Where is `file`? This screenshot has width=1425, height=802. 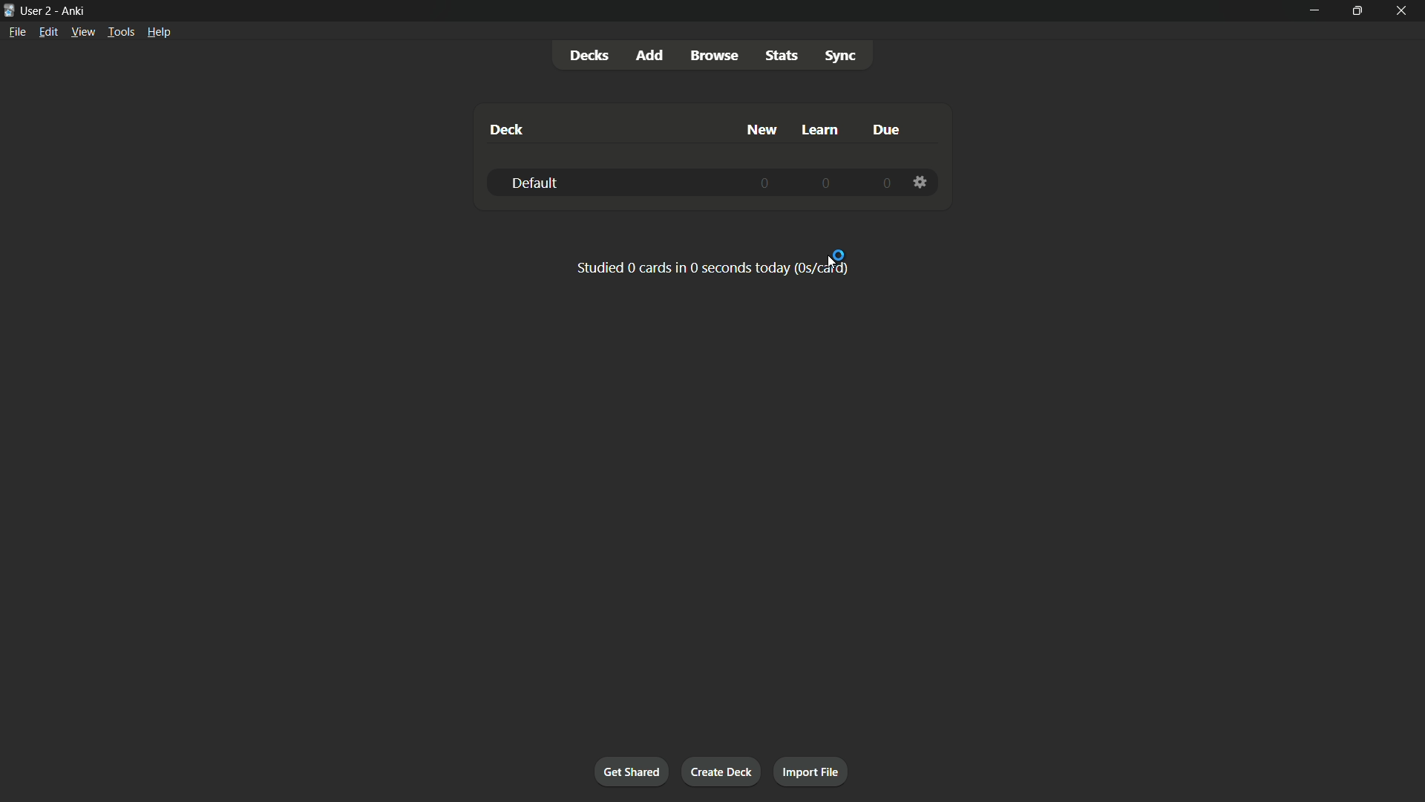
file is located at coordinates (19, 32).